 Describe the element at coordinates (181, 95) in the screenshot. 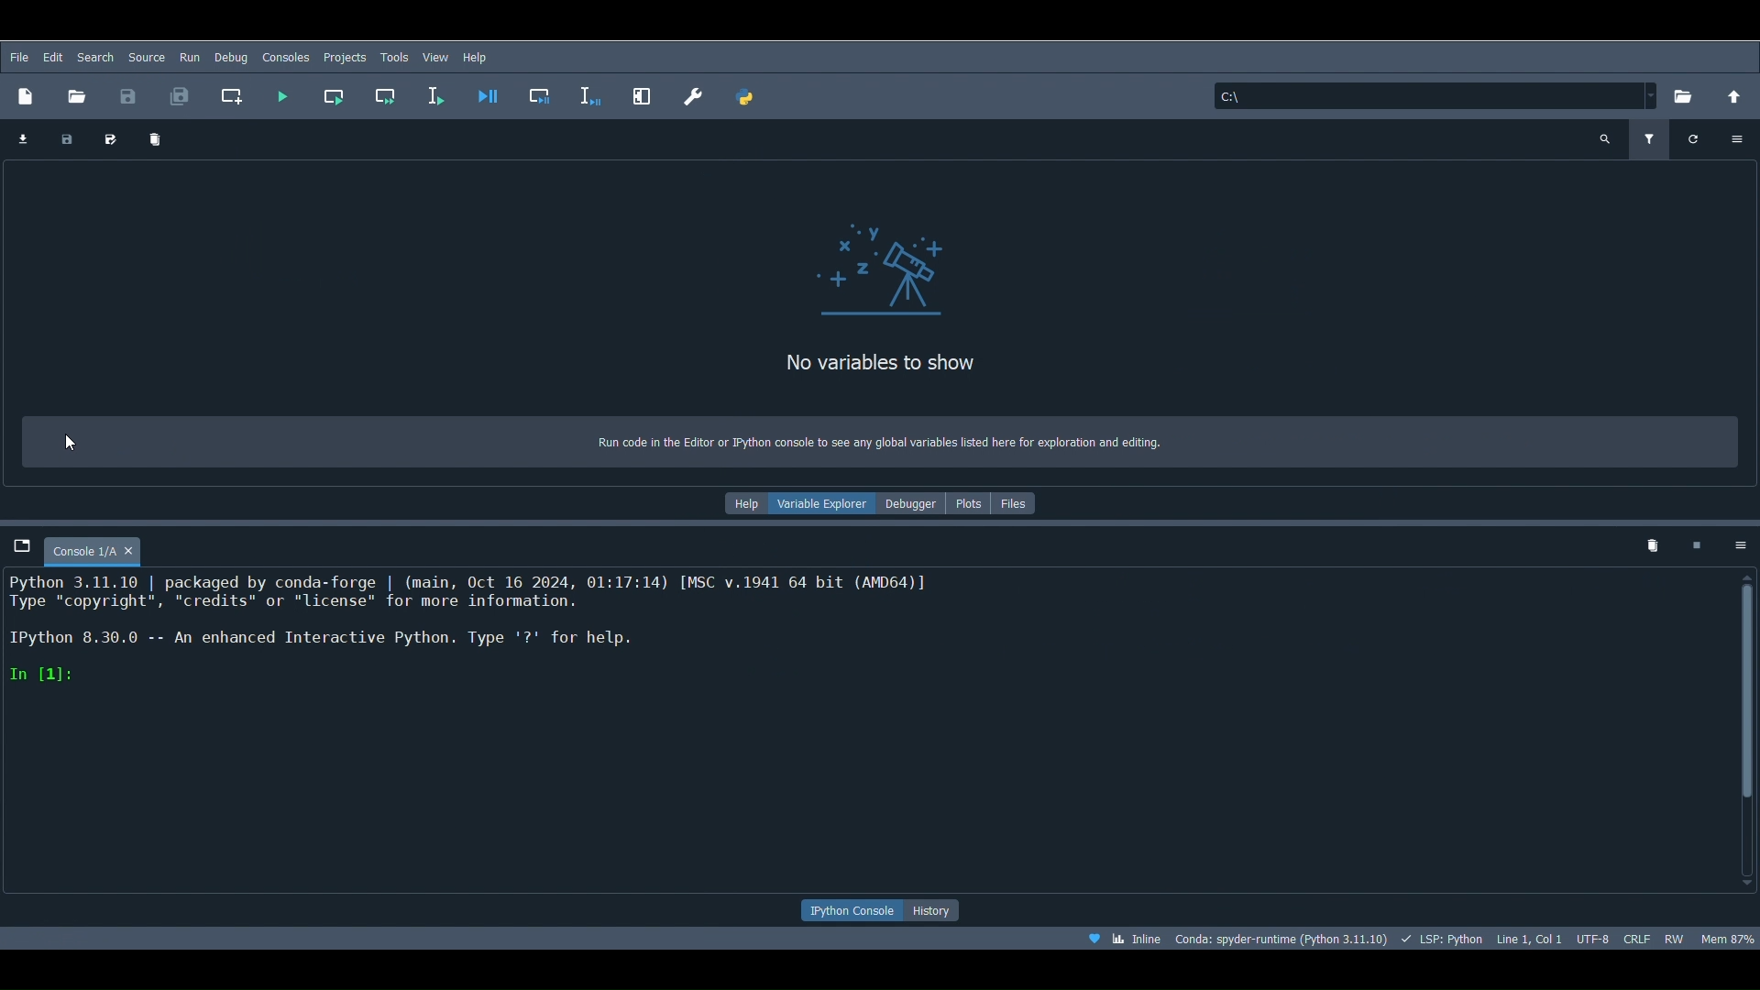

I see `Save all files (Ctrl + Alt + S)` at that location.